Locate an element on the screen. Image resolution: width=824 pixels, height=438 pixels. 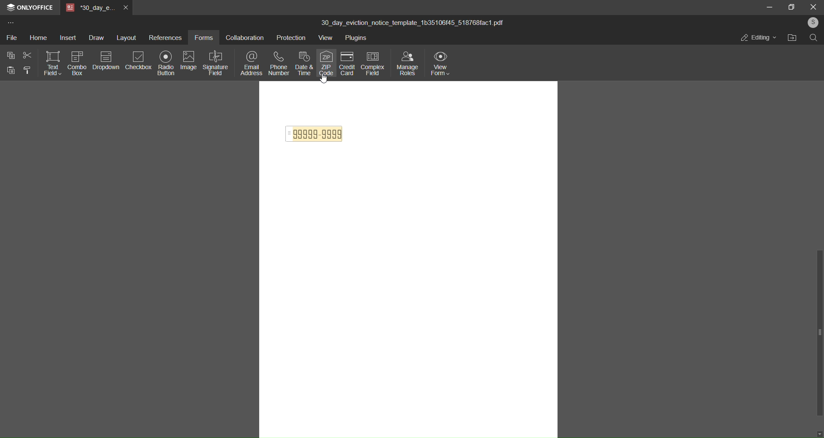
format is located at coordinates (27, 71).